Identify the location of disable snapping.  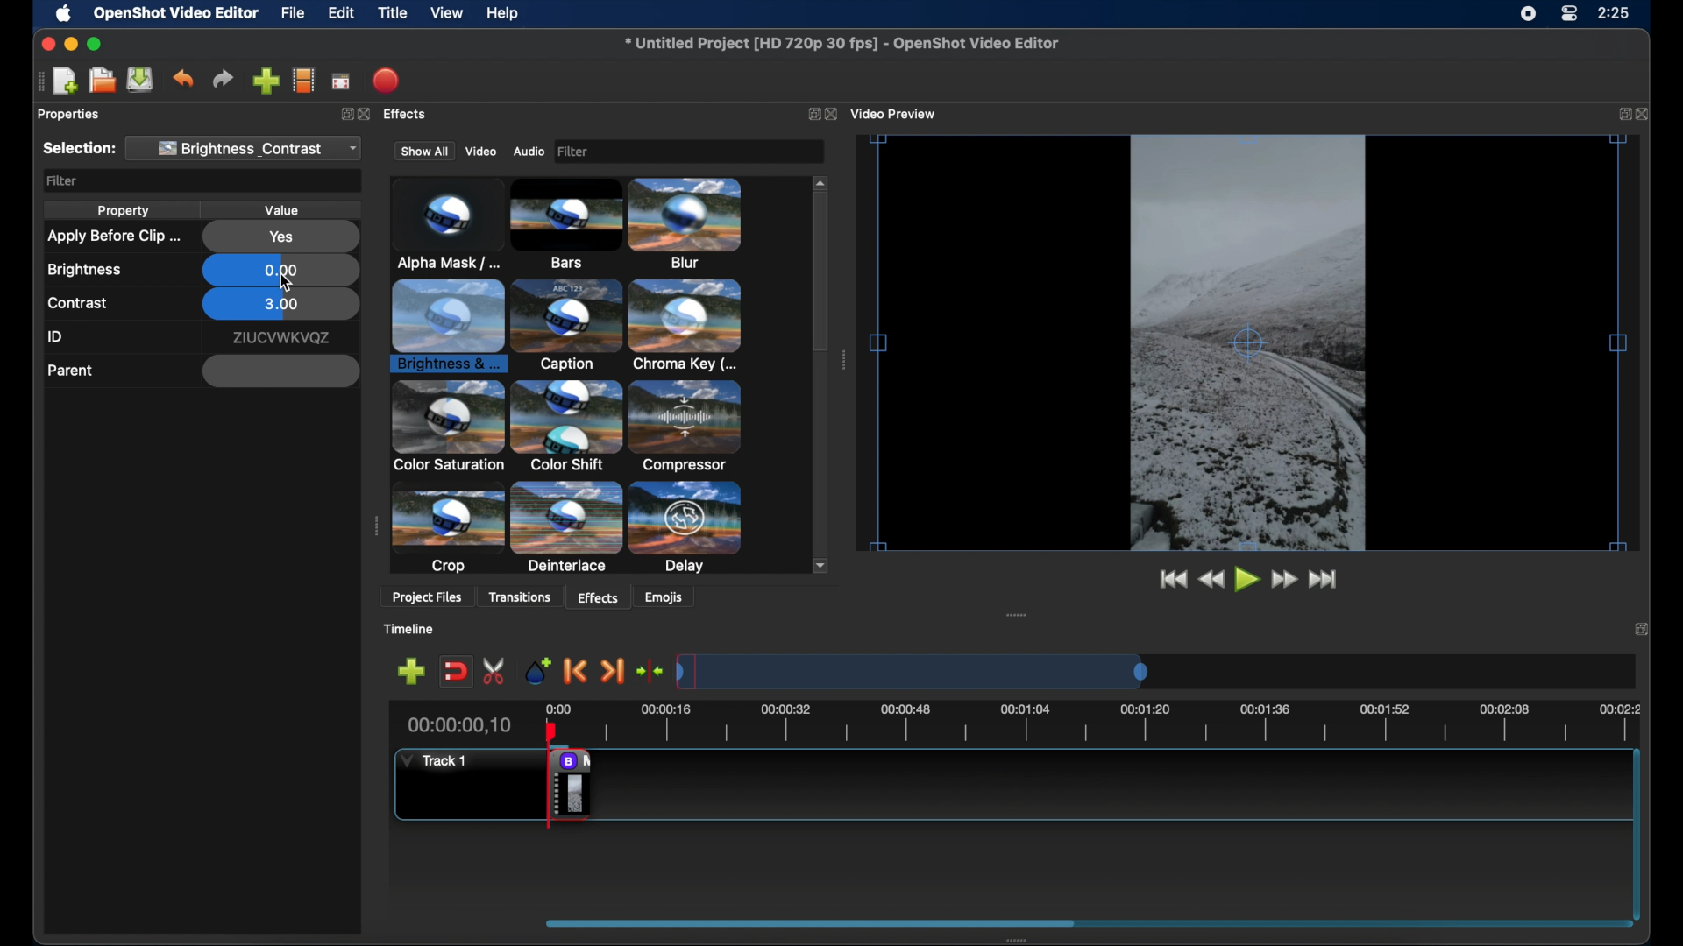
(451, 672).